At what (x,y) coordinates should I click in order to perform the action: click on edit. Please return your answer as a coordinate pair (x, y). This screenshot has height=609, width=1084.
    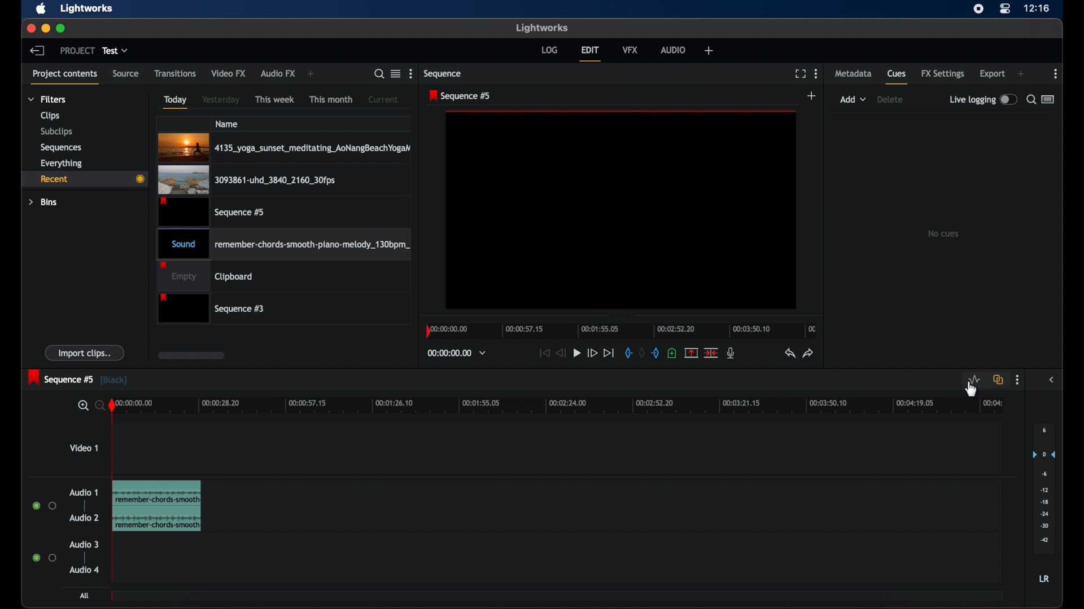
    Looking at the image, I should click on (590, 54).